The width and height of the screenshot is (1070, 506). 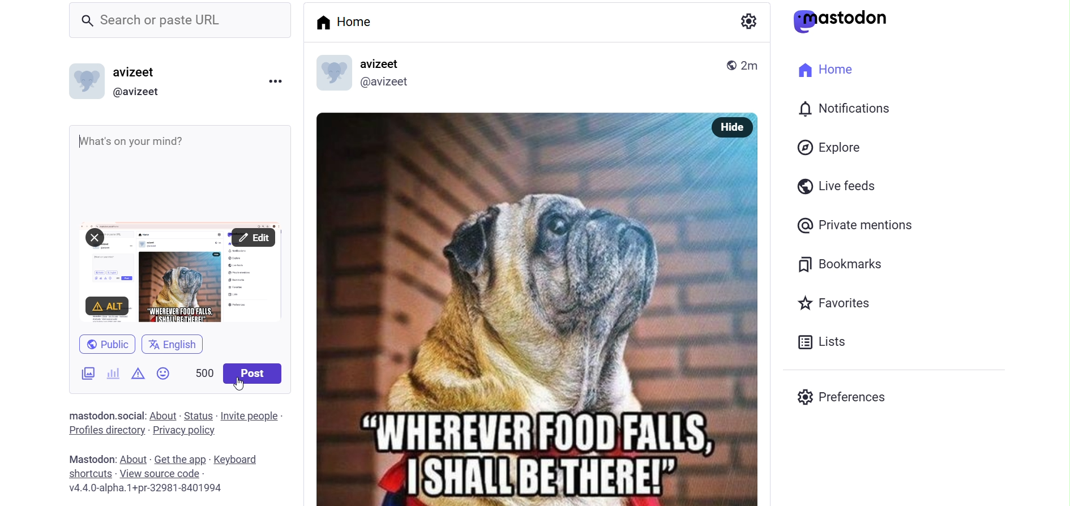 What do you see at coordinates (251, 415) in the screenshot?
I see `invite people` at bounding box center [251, 415].